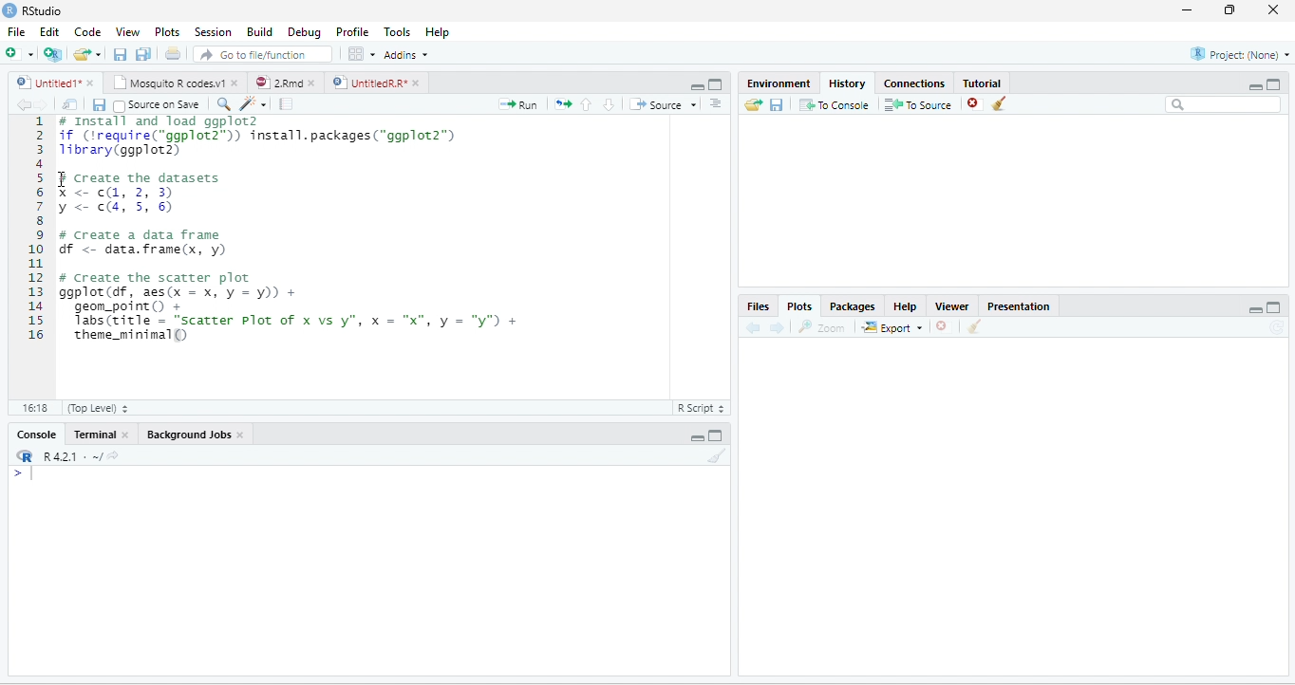 This screenshot has height=685, width=1295. What do you see at coordinates (822, 326) in the screenshot?
I see `zoom` at bounding box center [822, 326].